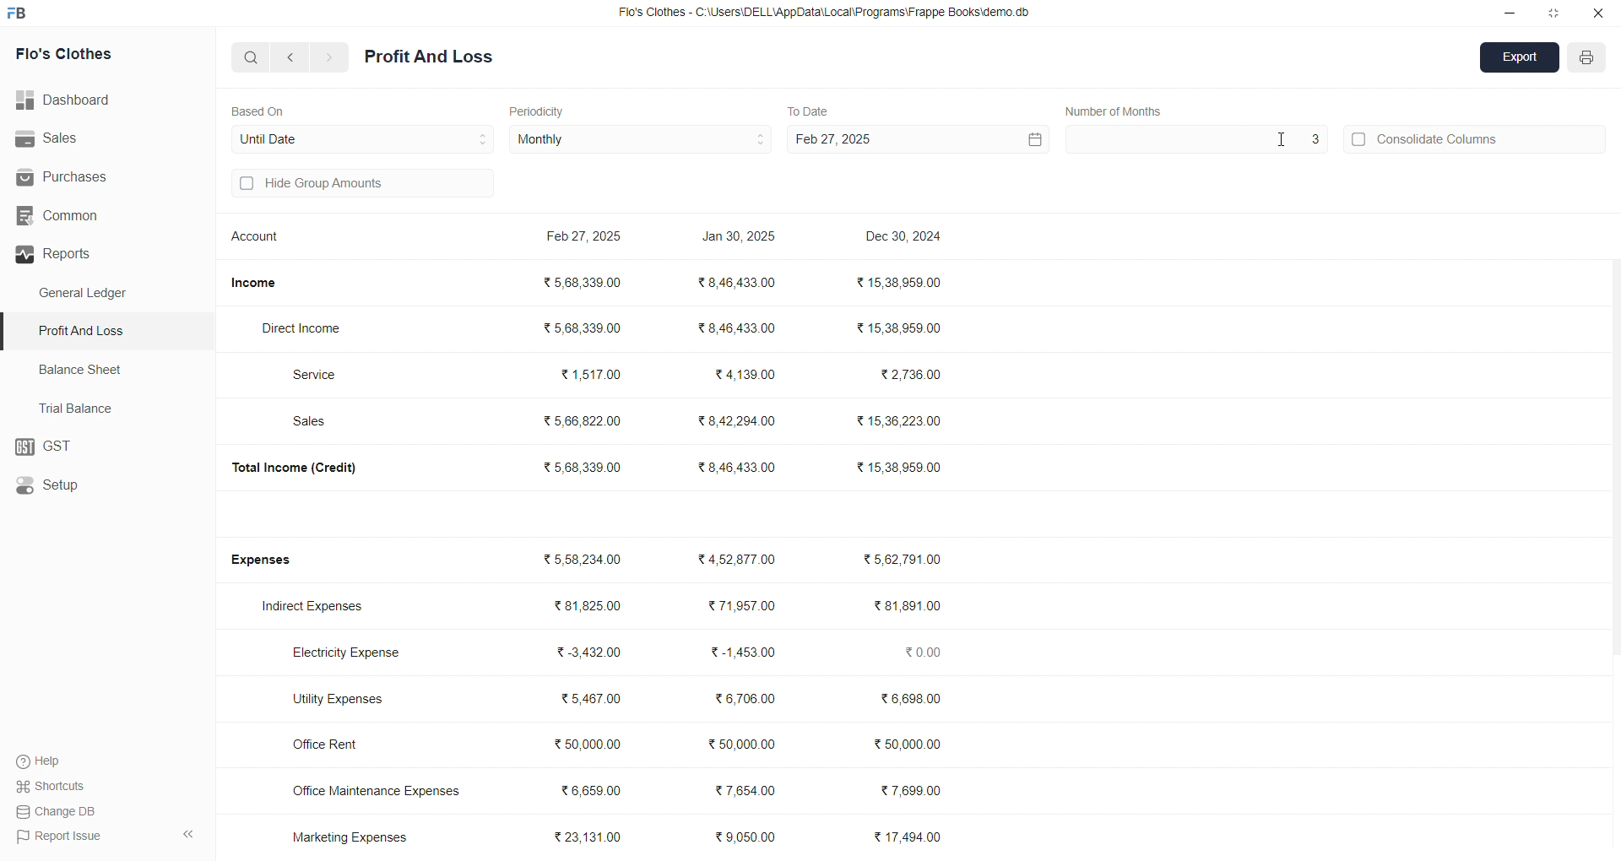  I want to click on navigate forward, so click(330, 57).